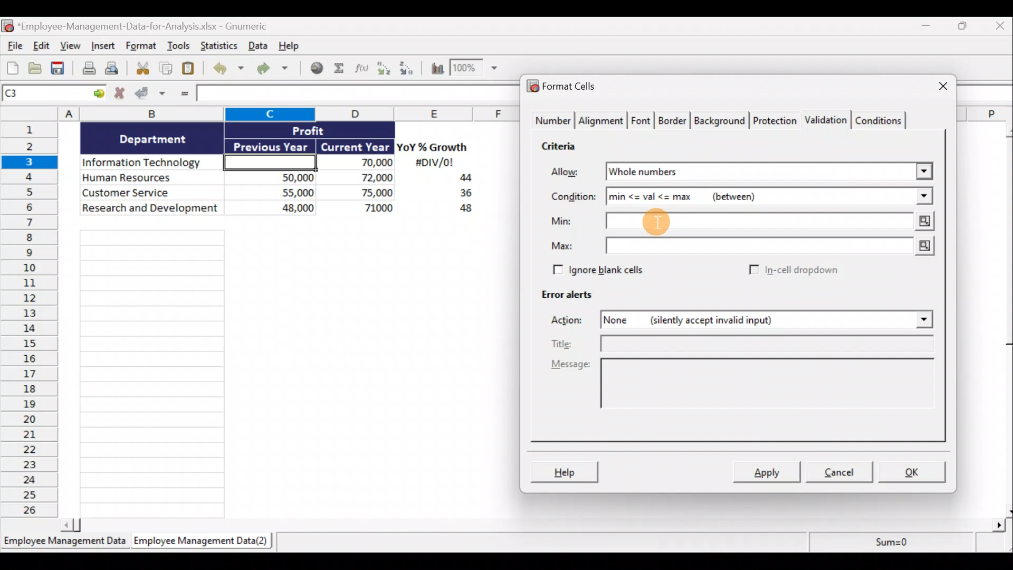  I want to click on Actions, so click(572, 321).